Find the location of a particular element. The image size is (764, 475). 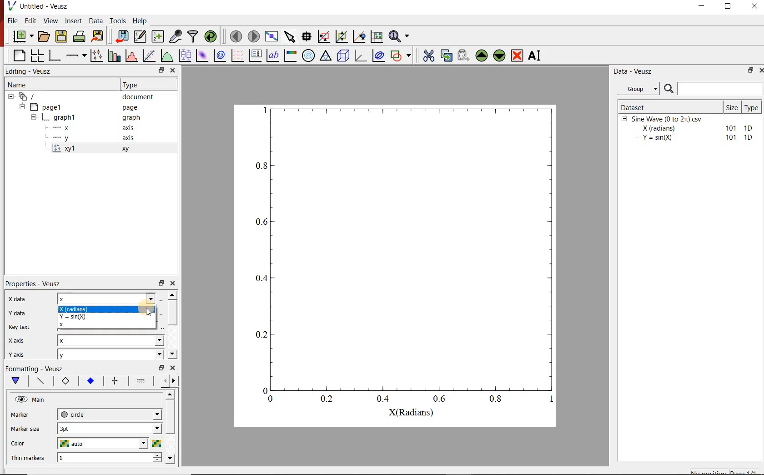

1.2 is located at coordinates (89, 381).